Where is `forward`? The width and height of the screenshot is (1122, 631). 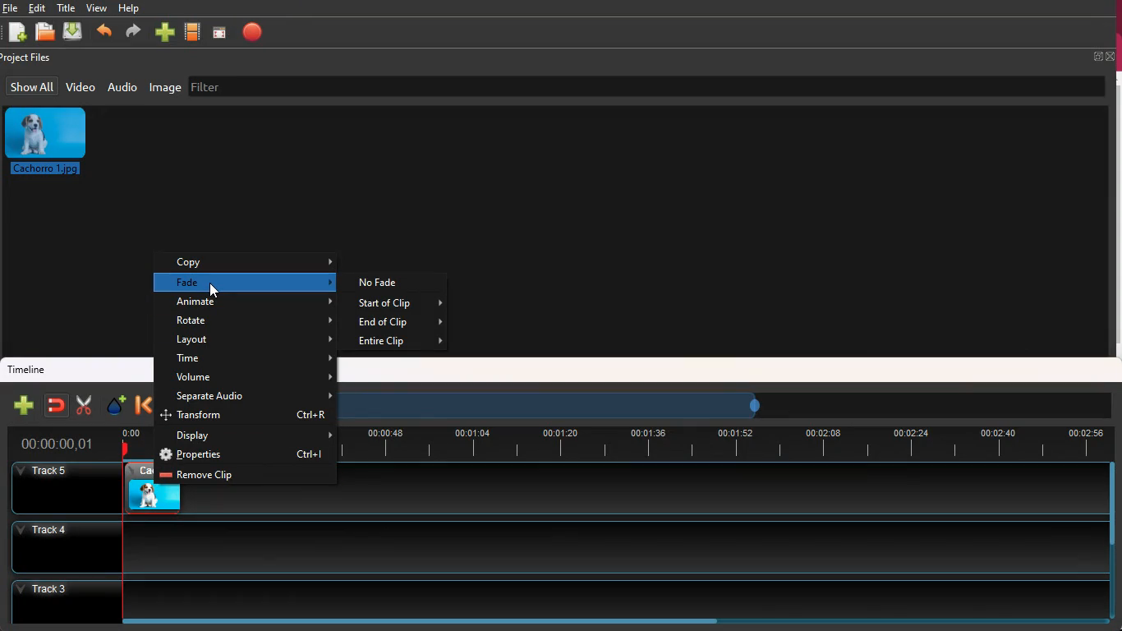 forward is located at coordinates (134, 33).